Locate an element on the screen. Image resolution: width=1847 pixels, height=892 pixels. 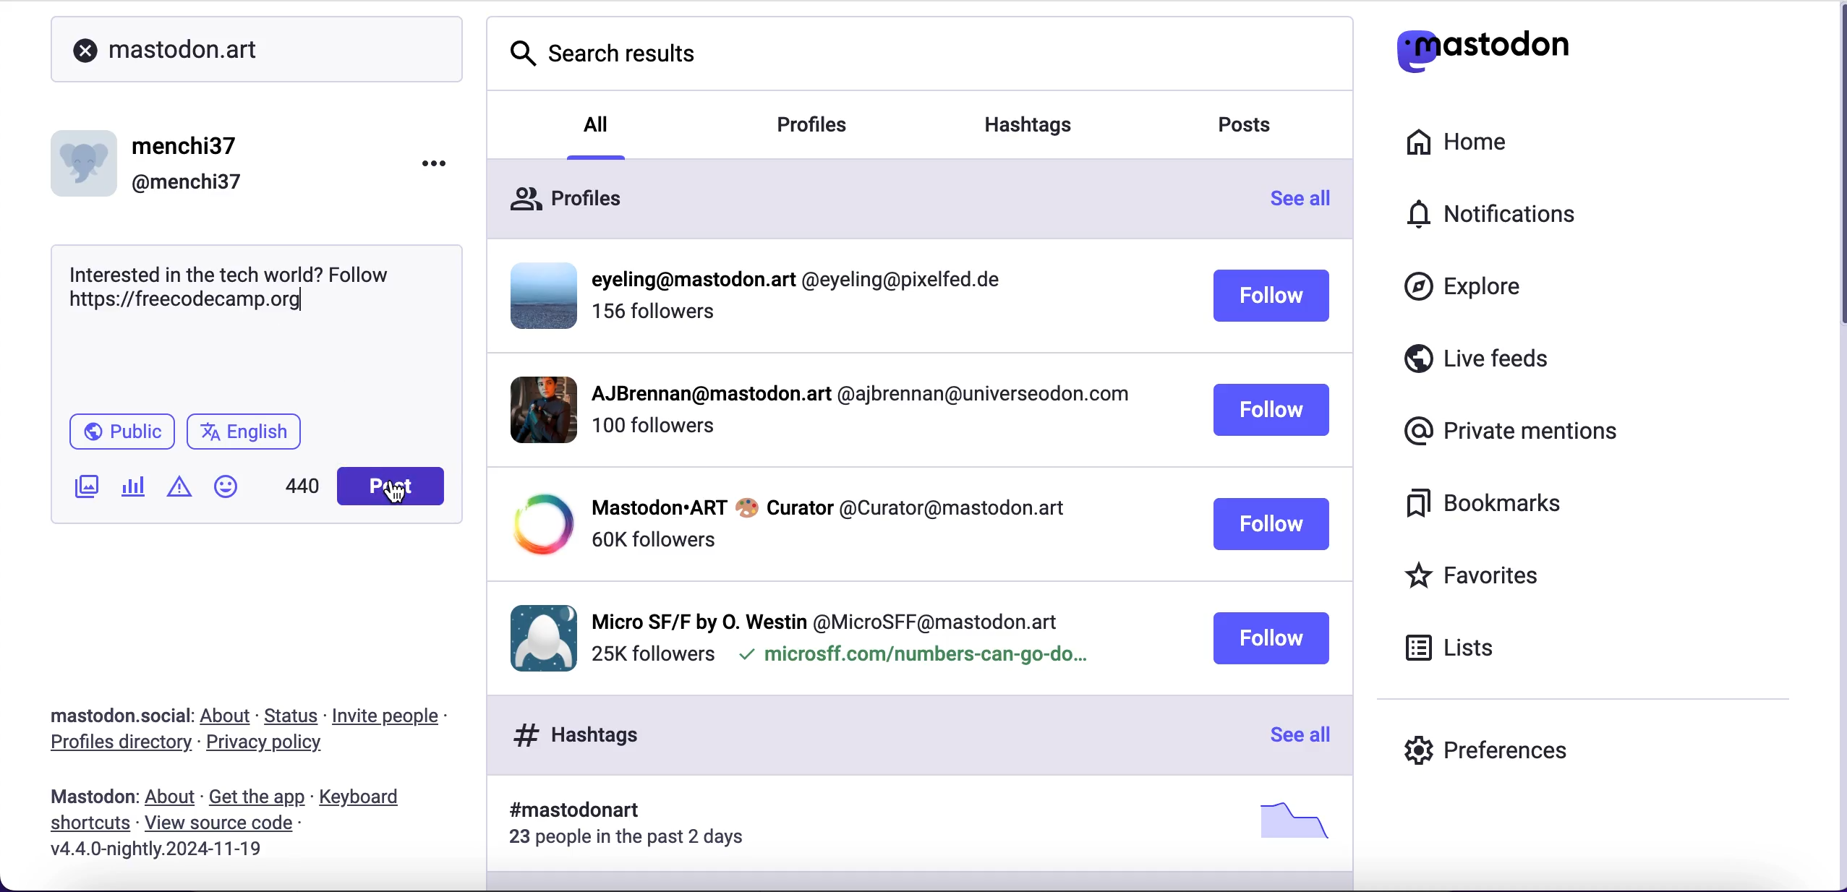
all is located at coordinates (594, 134).